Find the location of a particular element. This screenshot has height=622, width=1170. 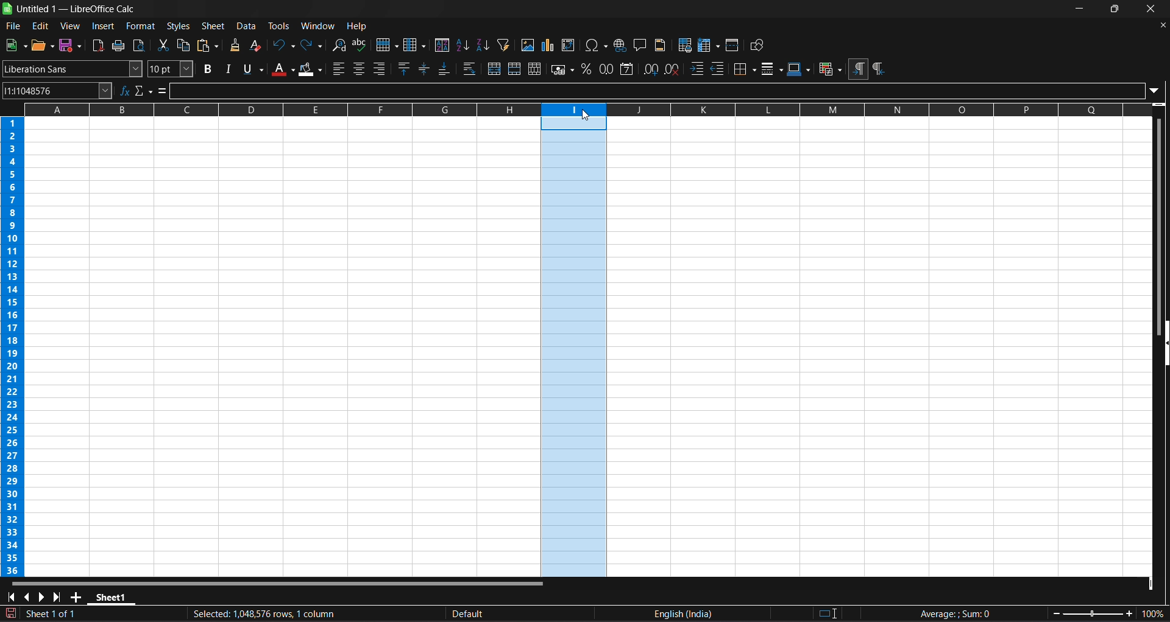

left to right is located at coordinates (858, 70).